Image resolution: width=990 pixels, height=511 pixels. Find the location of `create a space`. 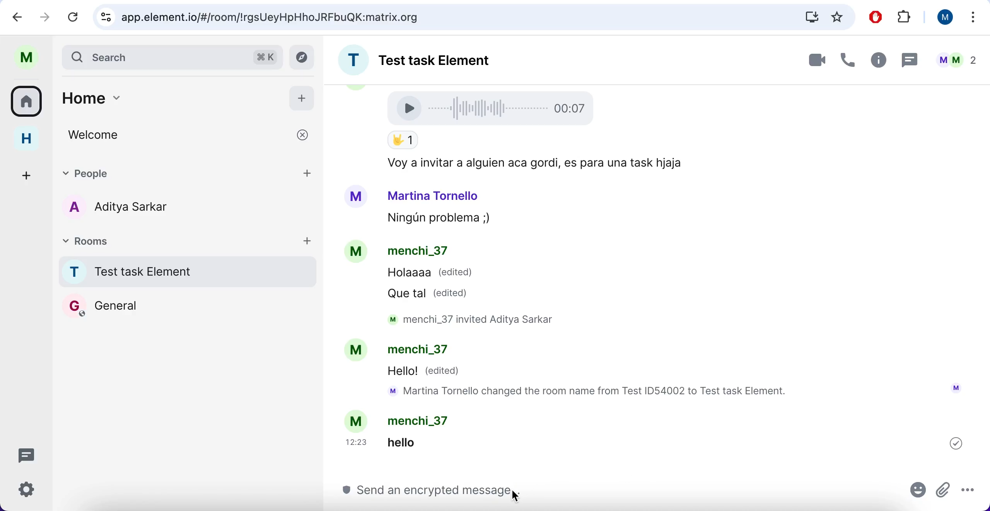

create a space is located at coordinates (29, 174).